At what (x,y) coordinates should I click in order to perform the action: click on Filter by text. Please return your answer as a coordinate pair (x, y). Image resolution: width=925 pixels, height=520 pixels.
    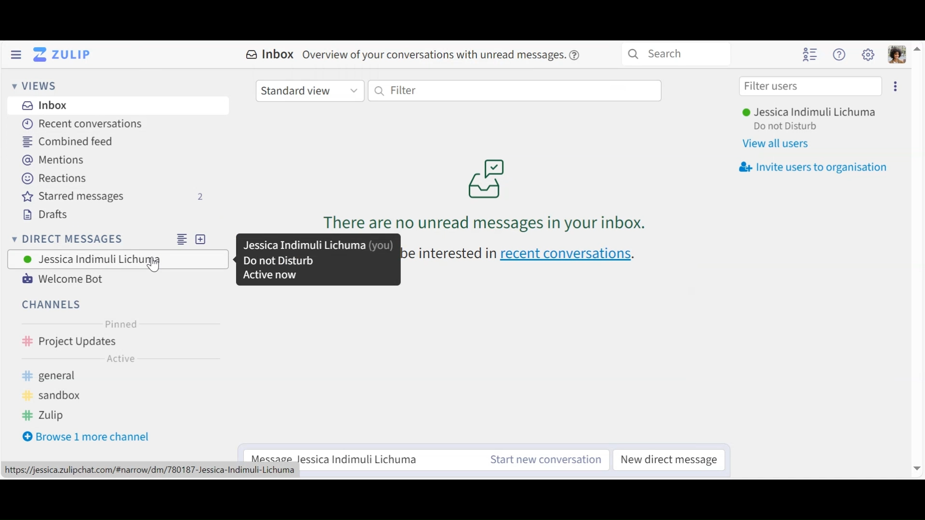
    Looking at the image, I should click on (514, 91).